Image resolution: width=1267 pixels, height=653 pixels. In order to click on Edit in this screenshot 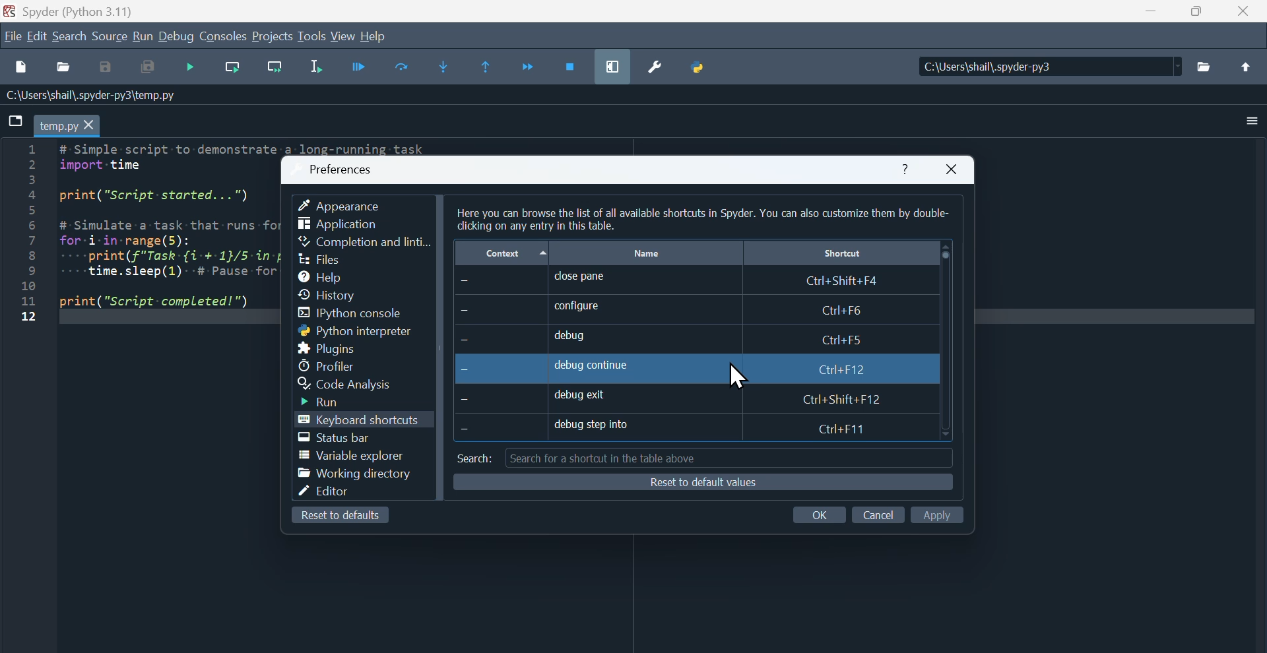, I will do `click(37, 38)`.